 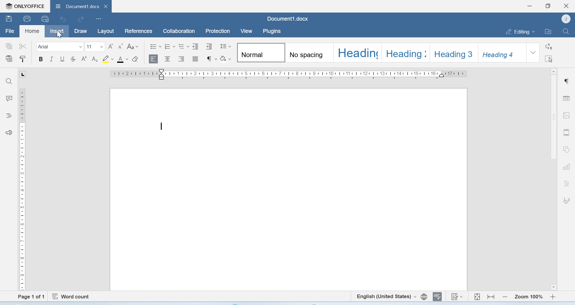 I want to click on Align center, so click(x=168, y=59).